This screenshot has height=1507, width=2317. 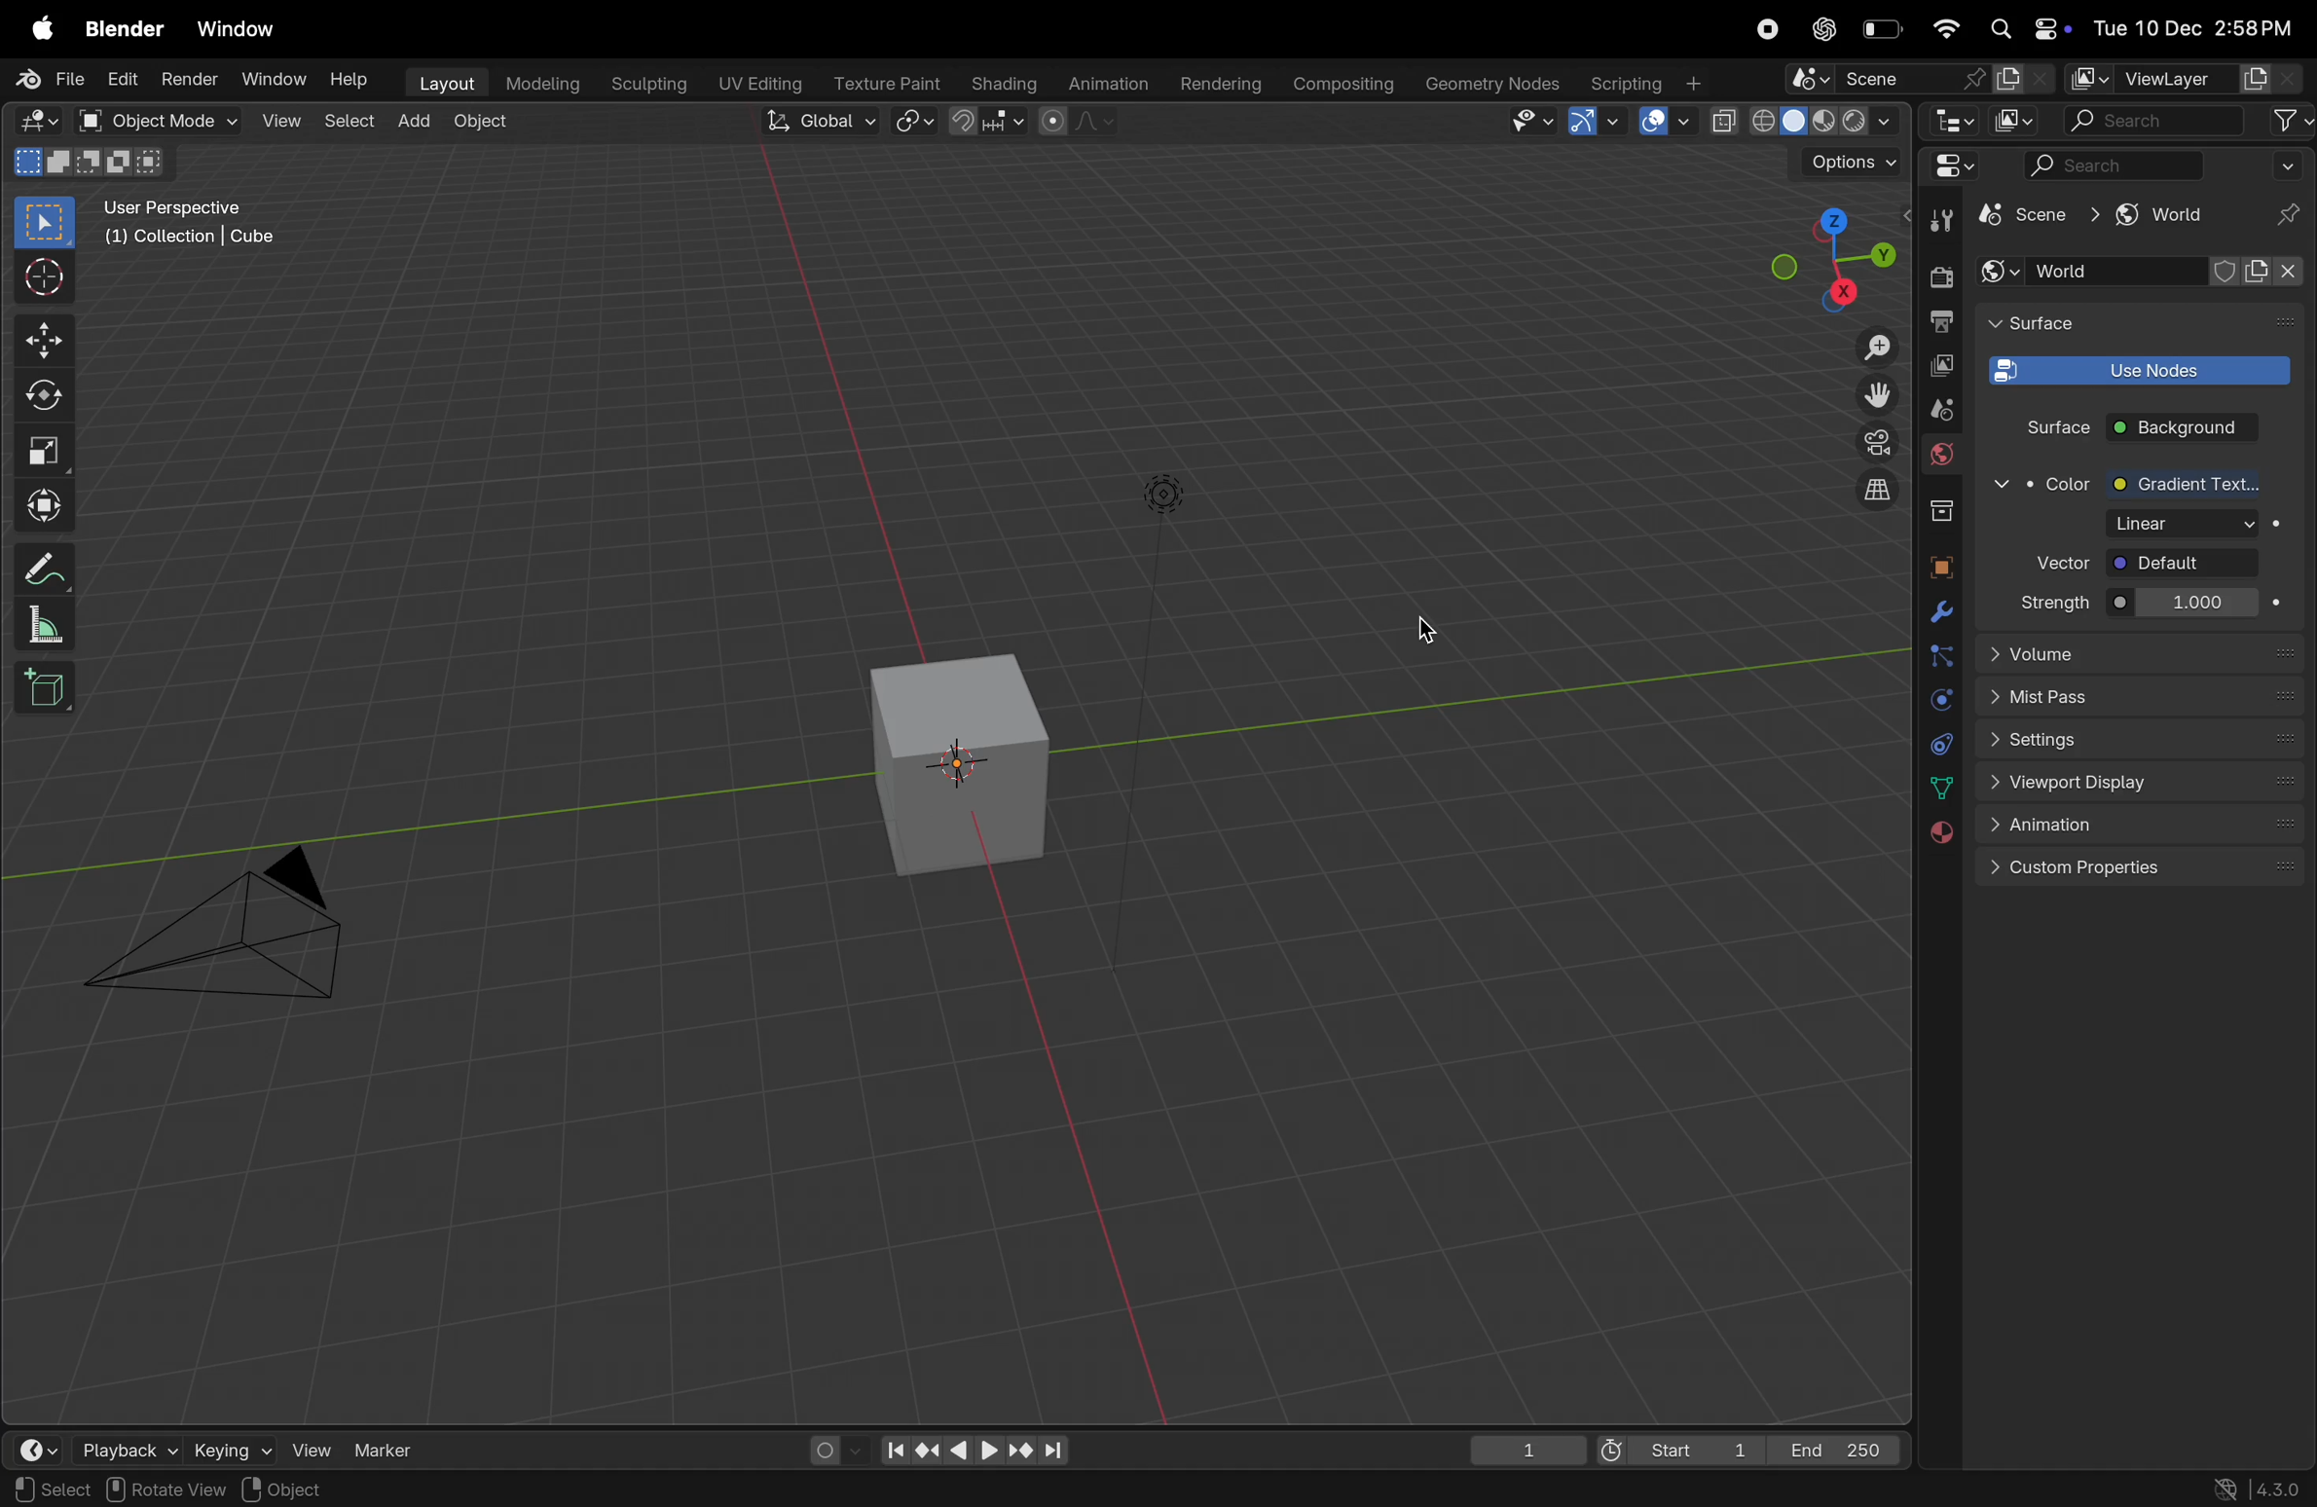 I want to click on Tool, so click(x=1945, y=218).